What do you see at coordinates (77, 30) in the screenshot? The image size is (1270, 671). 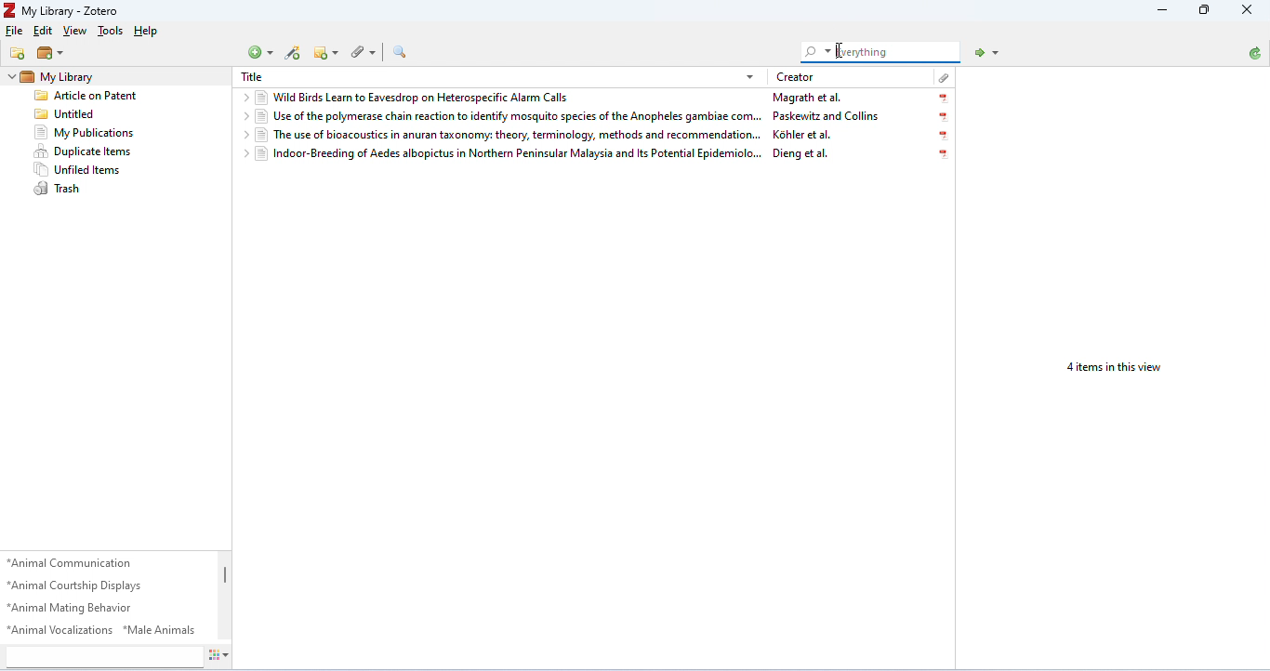 I see `View` at bounding box center [77, 30].